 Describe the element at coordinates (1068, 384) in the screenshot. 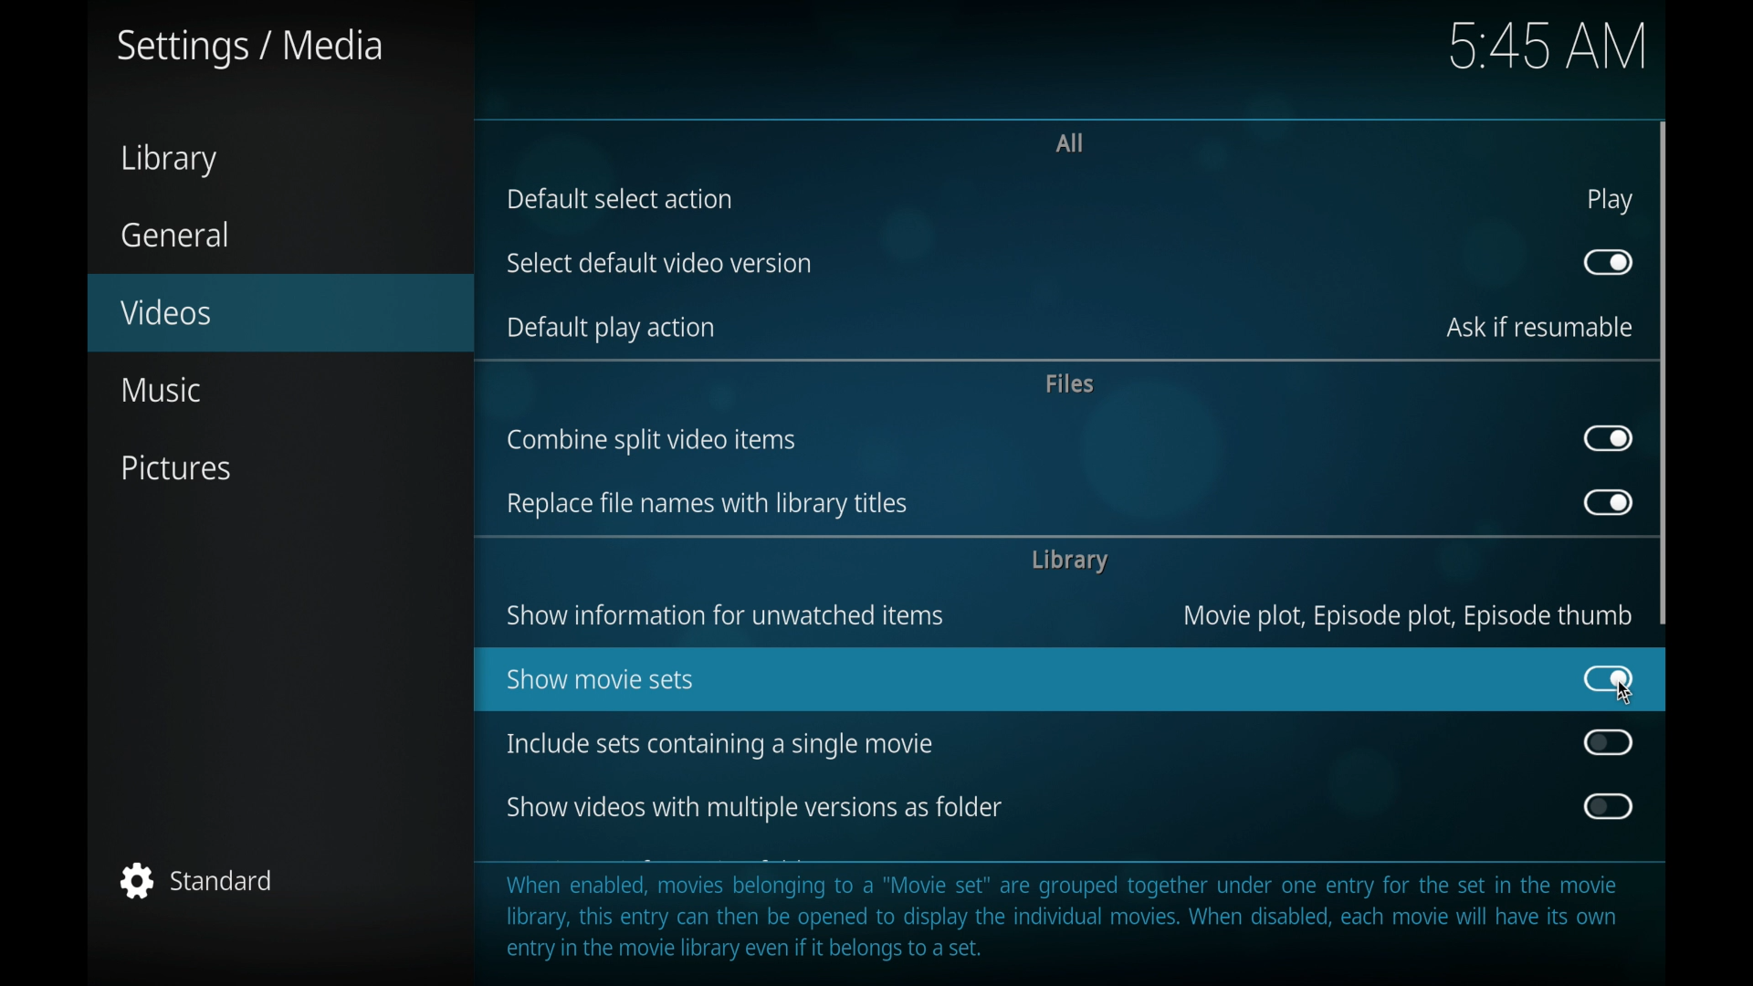

I see `files` at that location.